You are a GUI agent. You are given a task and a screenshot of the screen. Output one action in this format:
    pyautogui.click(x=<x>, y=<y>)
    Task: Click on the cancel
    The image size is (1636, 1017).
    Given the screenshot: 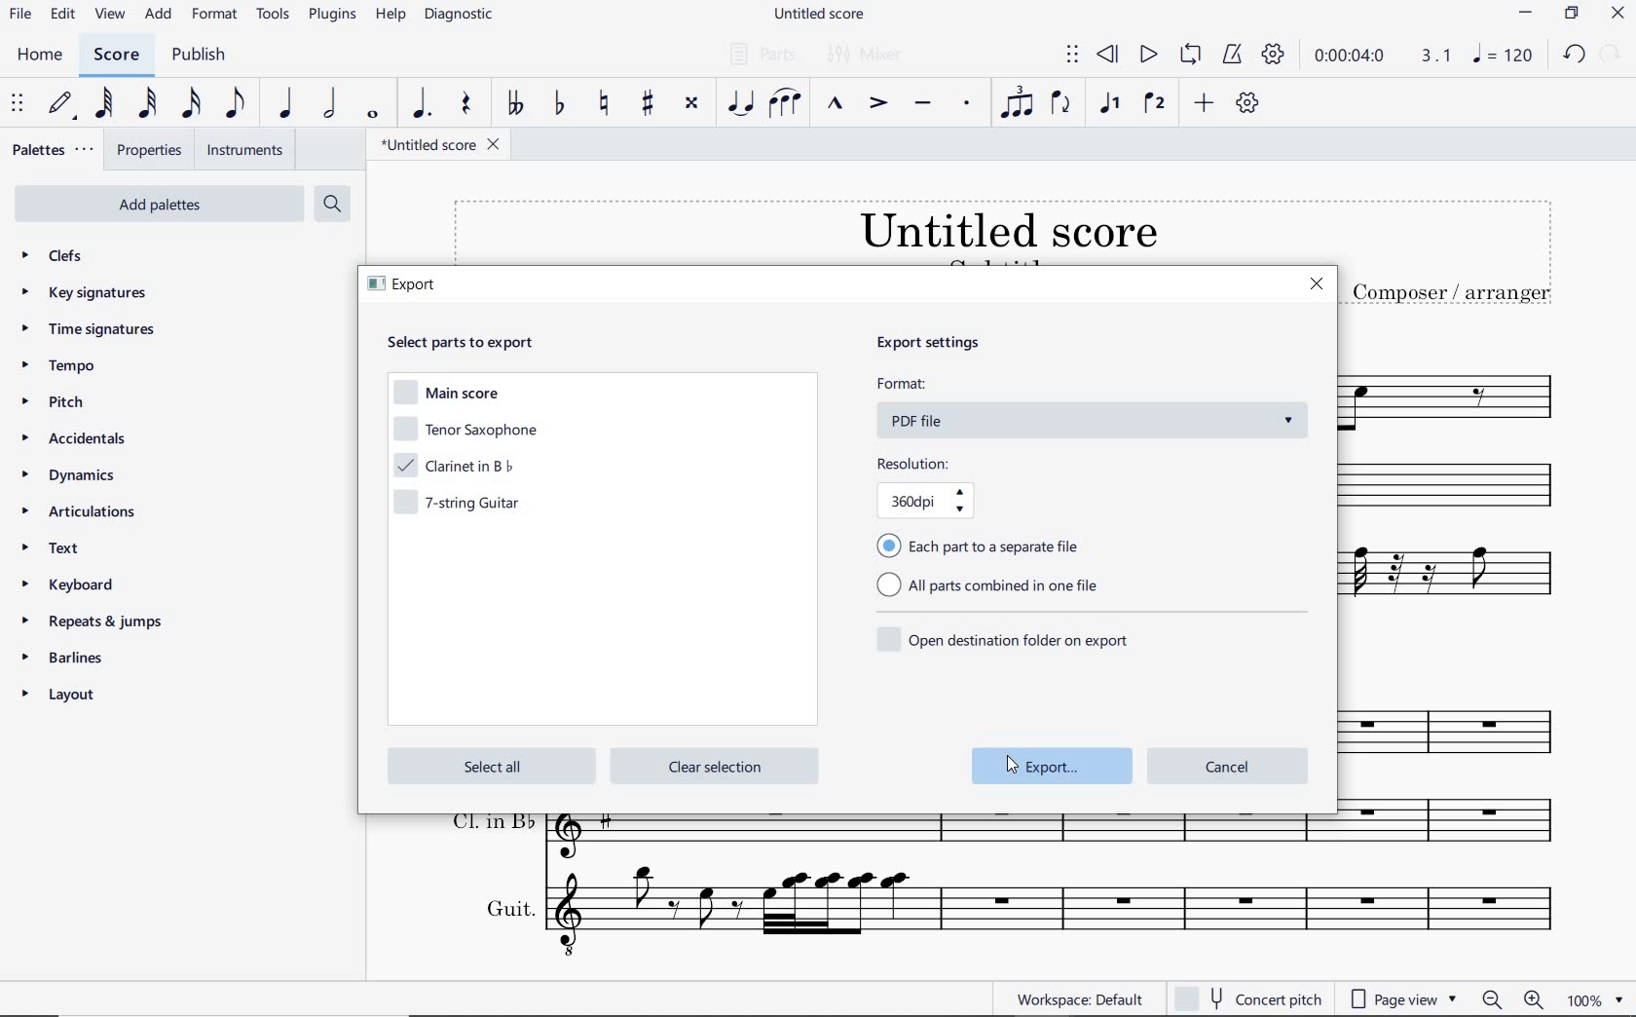 What is the action you would take?
    pyautogui.click(x=1228, y=764)
    